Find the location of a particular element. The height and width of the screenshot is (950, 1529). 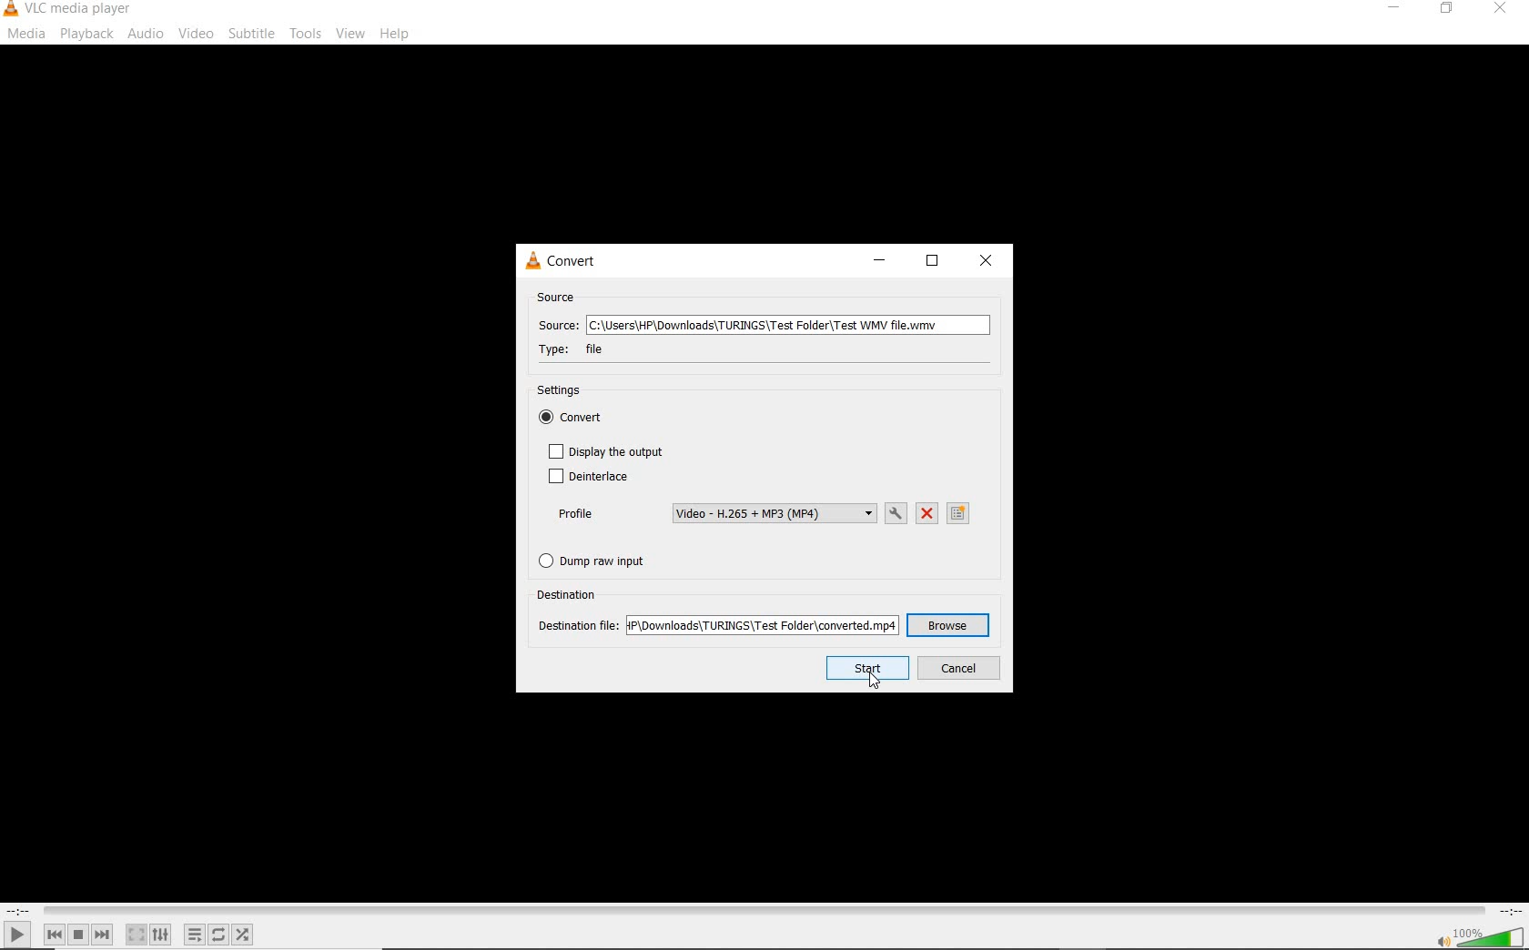

video - MP4 is located at coordinates (774, 513).